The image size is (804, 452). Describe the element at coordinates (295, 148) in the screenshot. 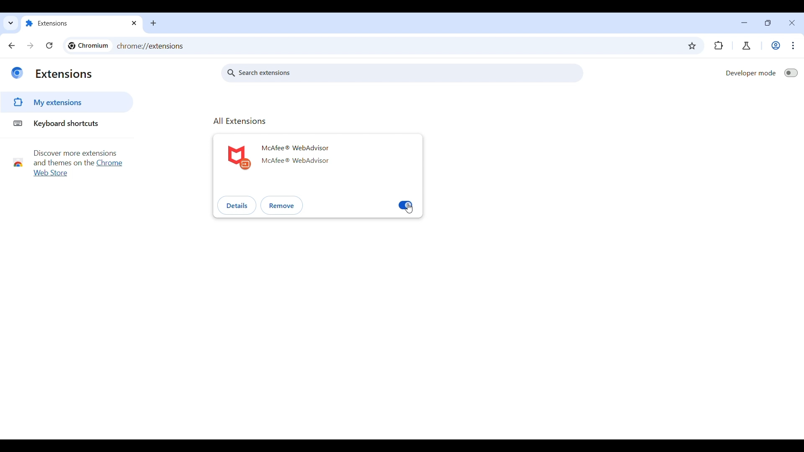

I see `McAfee ® WebAdvisor` at that location.